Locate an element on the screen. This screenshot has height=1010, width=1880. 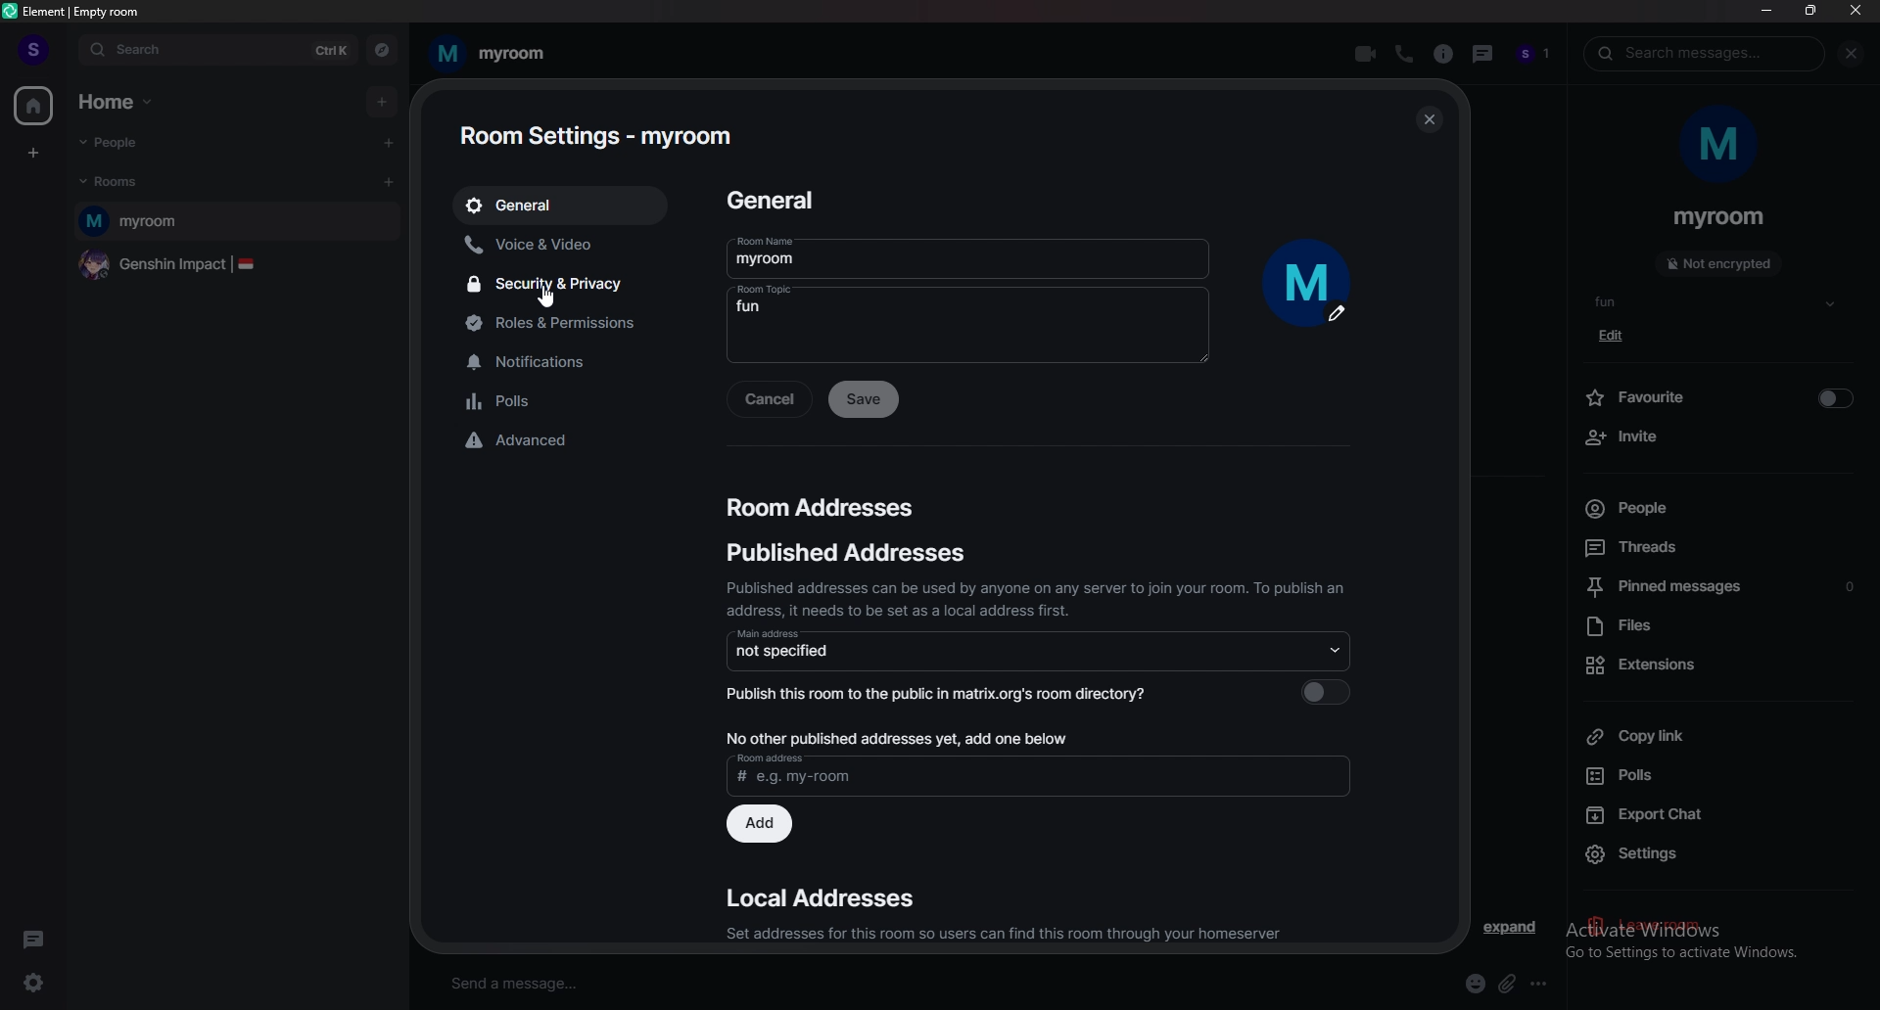
notifications is located at coordinates (562, 362).